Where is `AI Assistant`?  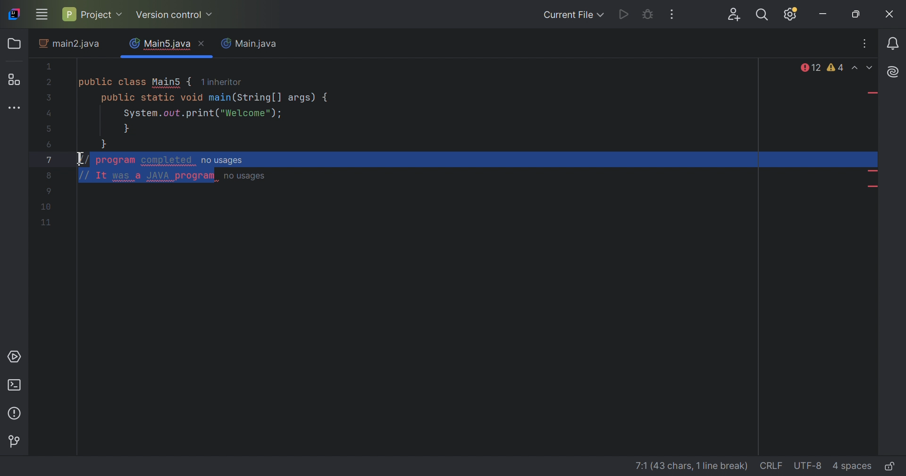
AI Assistant is located at coordinates (894, 73).